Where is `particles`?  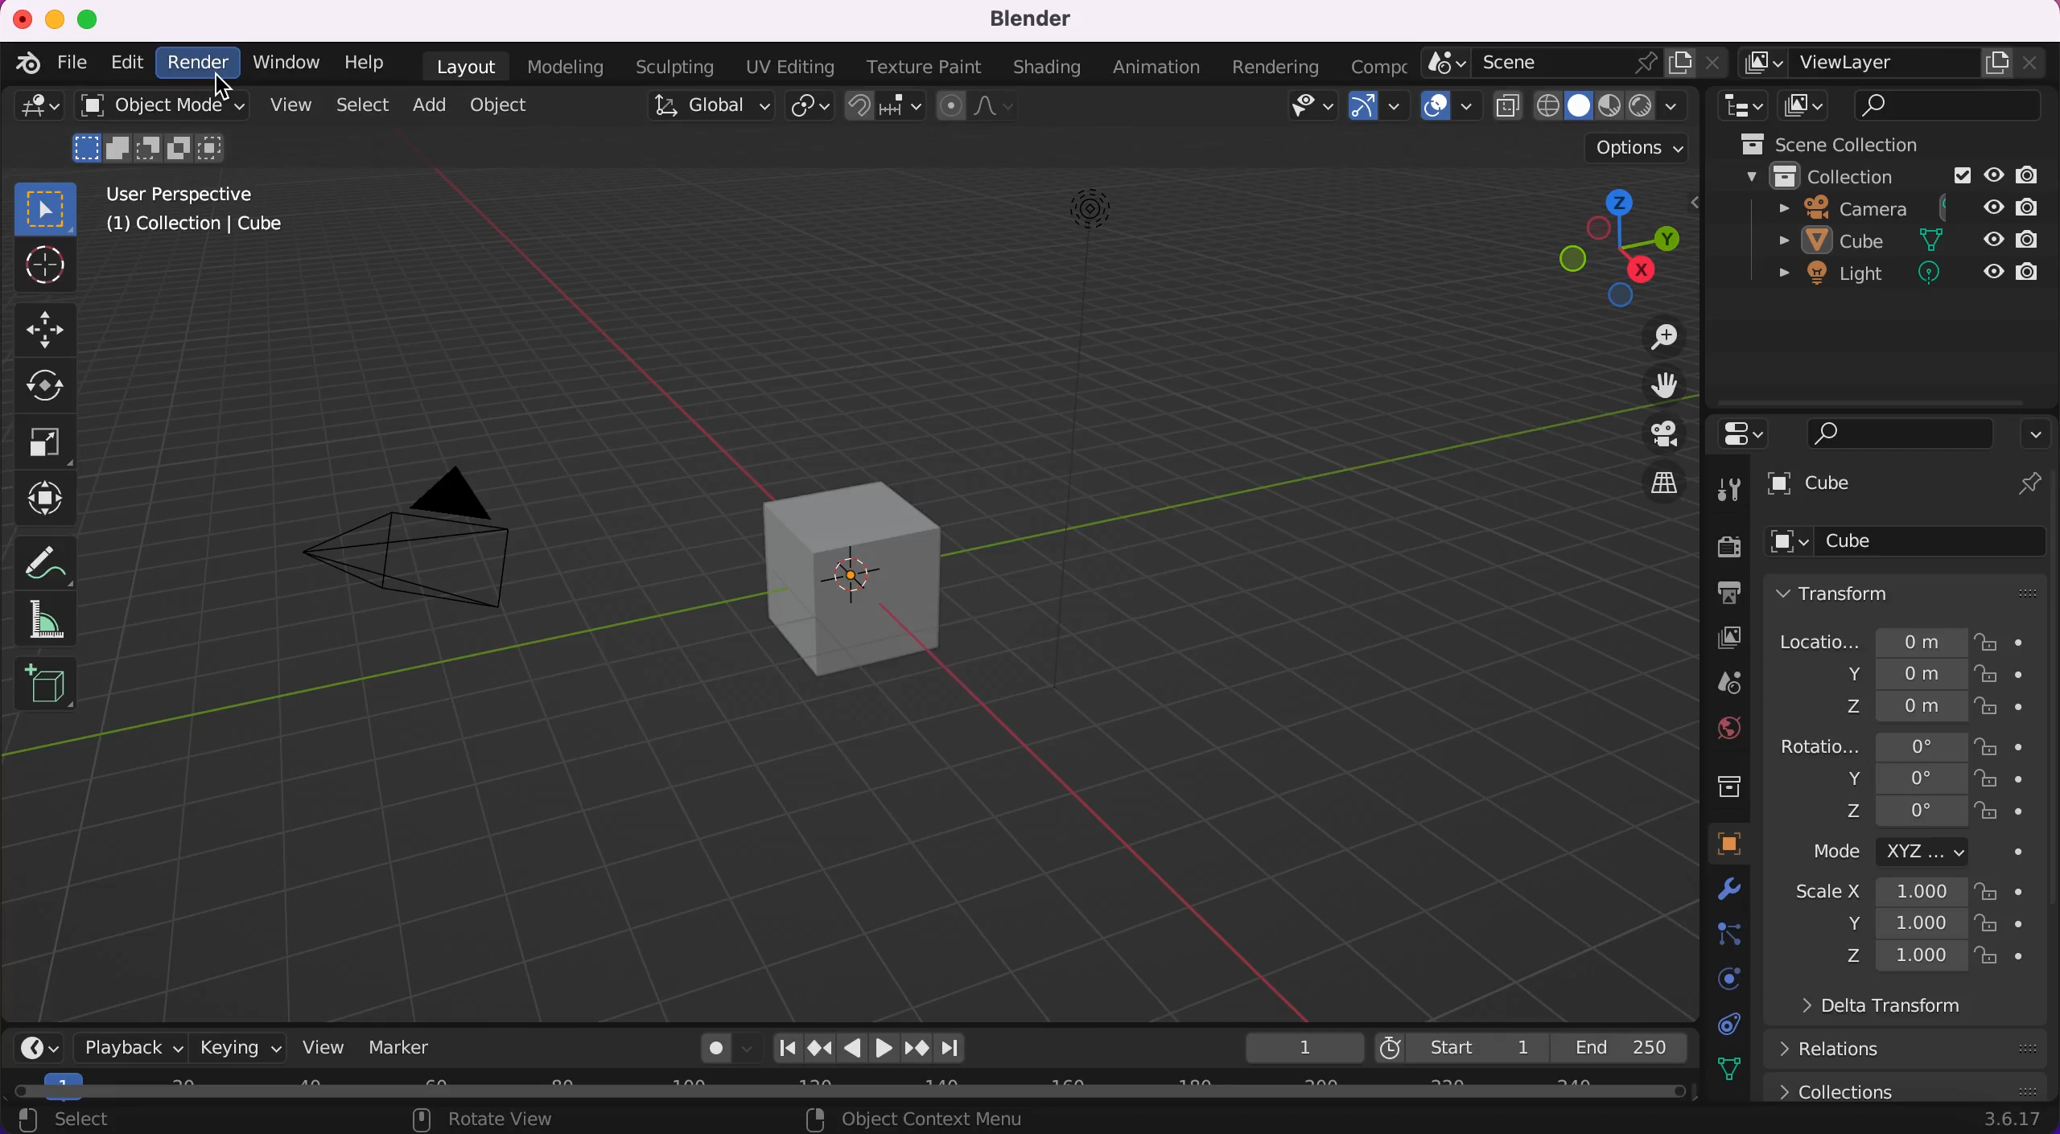
particles is located at coordinates (1717, 935).